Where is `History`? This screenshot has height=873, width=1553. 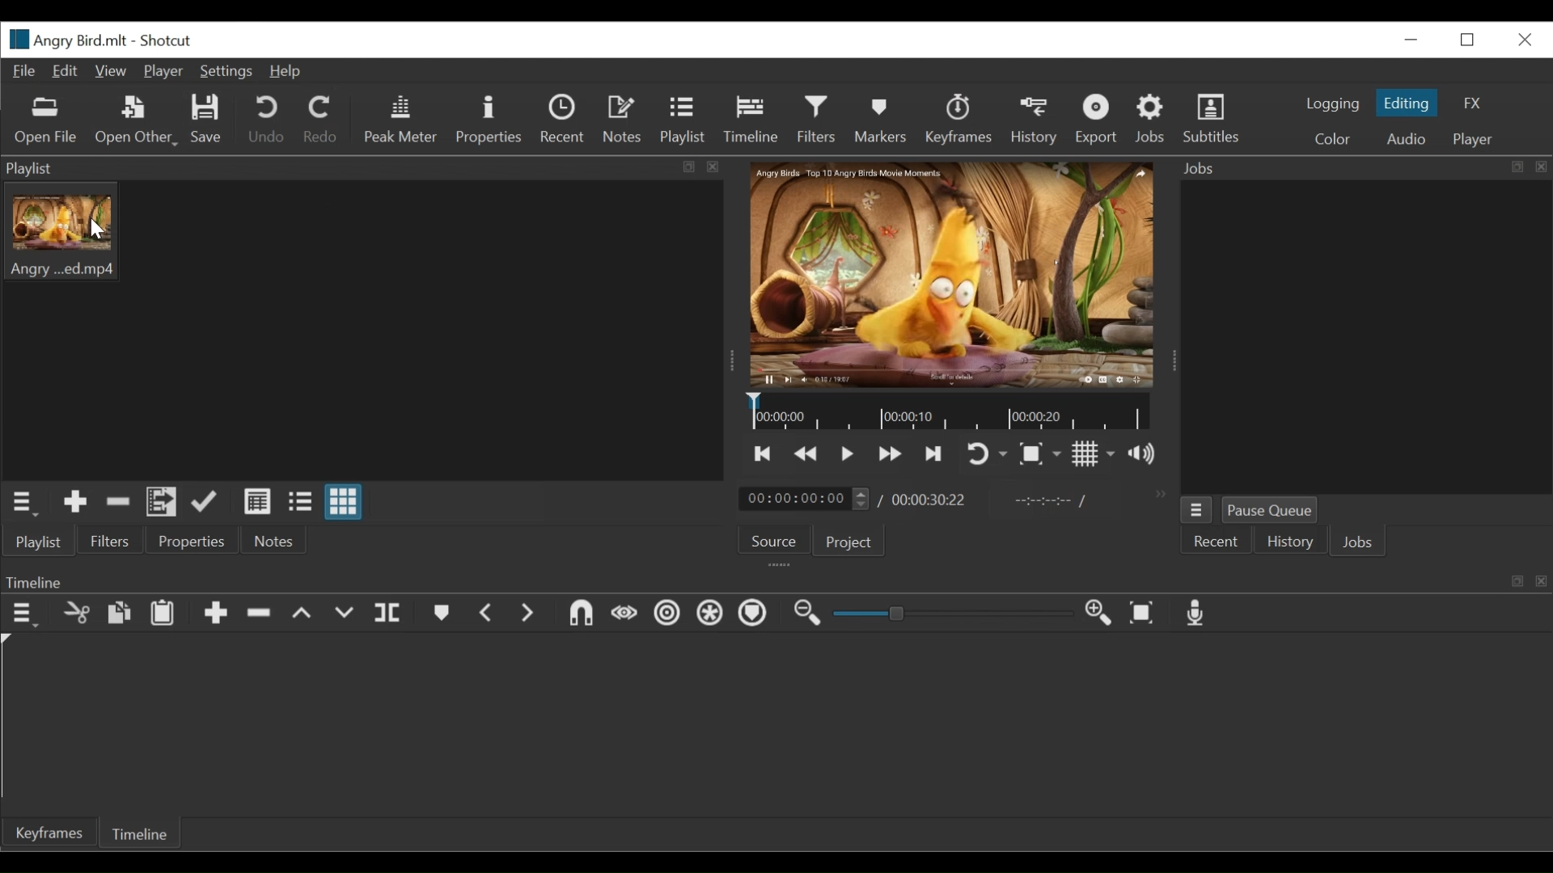
History is located at coordinates (1033, 120).